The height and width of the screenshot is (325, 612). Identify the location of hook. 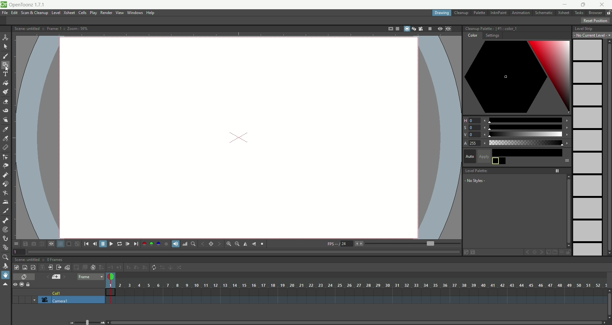
(6, 239).